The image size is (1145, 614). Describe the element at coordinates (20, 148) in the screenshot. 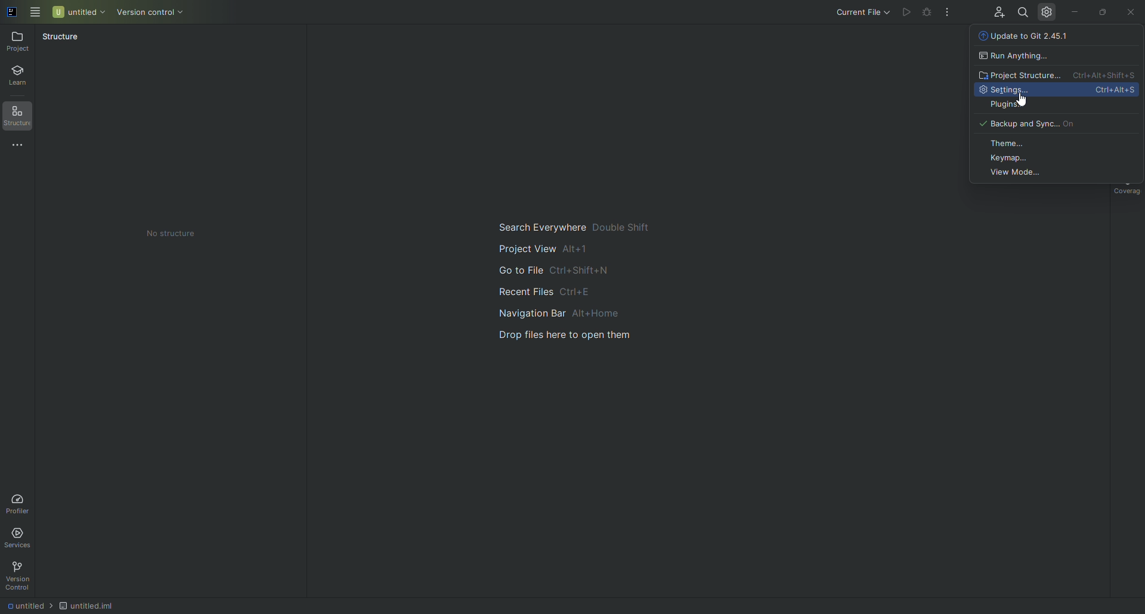

I see `More Tools` at that location.